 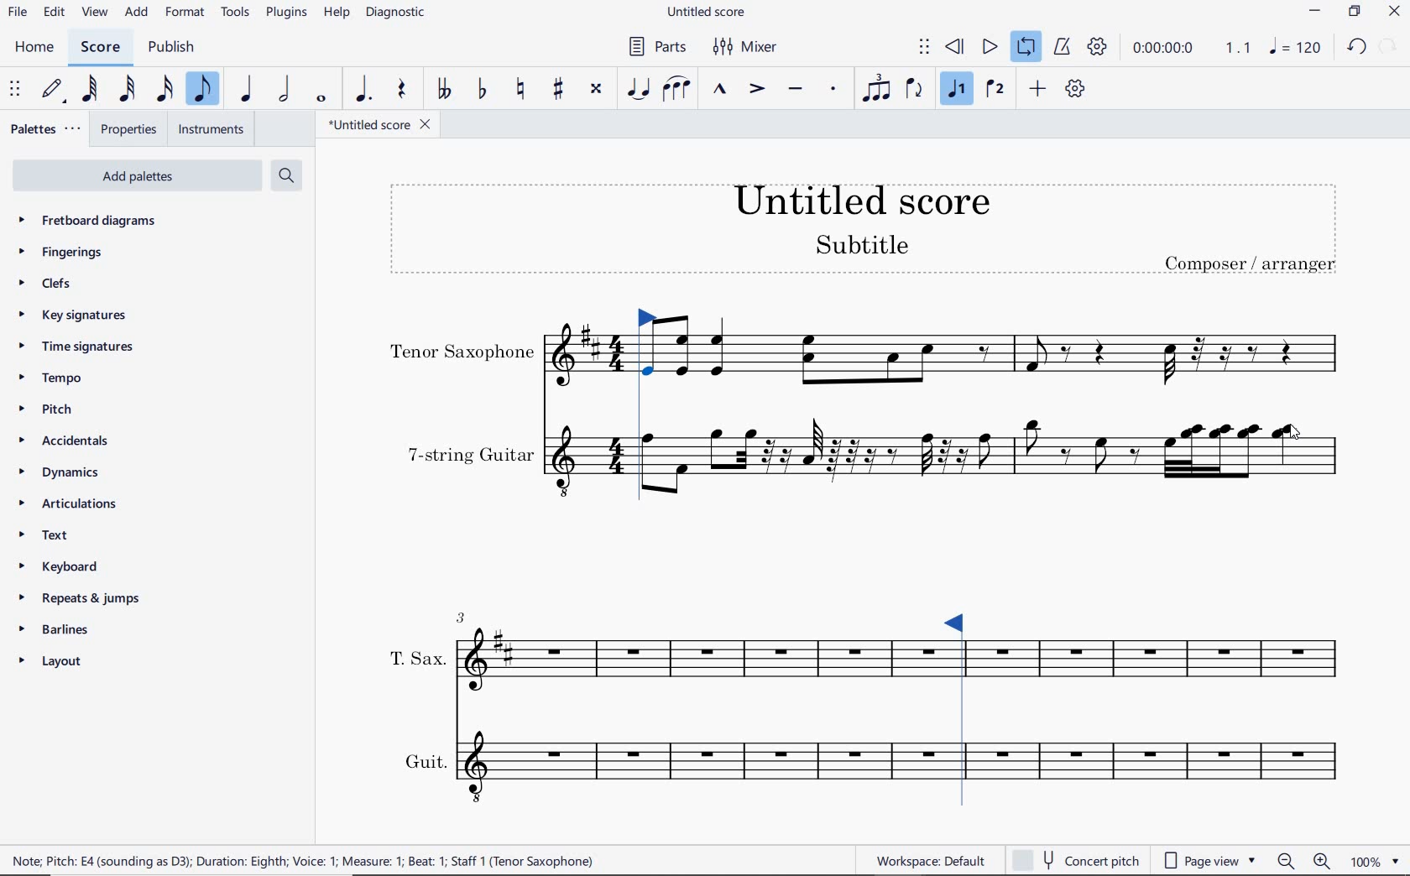 What do you see at coordinates (237, 13) in the screenshot?
I see `TOOLS` at bounding box center [237, 13].